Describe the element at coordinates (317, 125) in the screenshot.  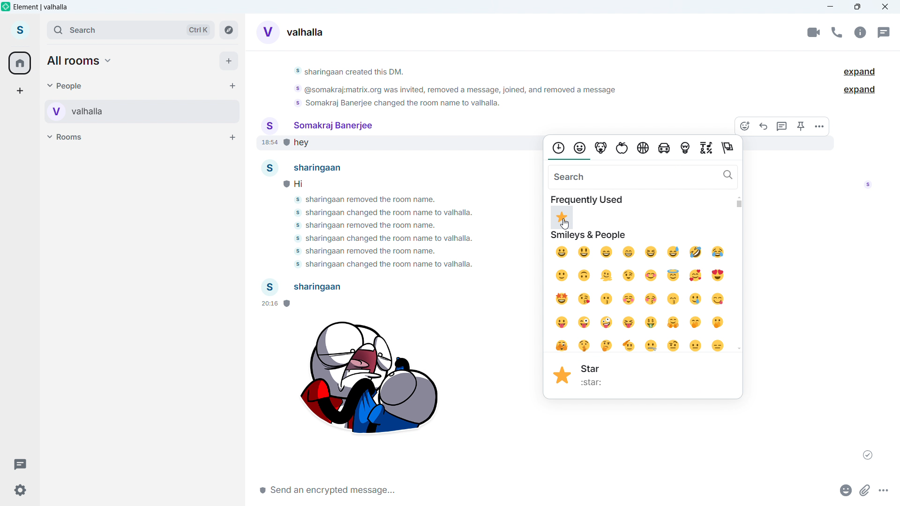
I see `Somakraj Banerjee` at that location.